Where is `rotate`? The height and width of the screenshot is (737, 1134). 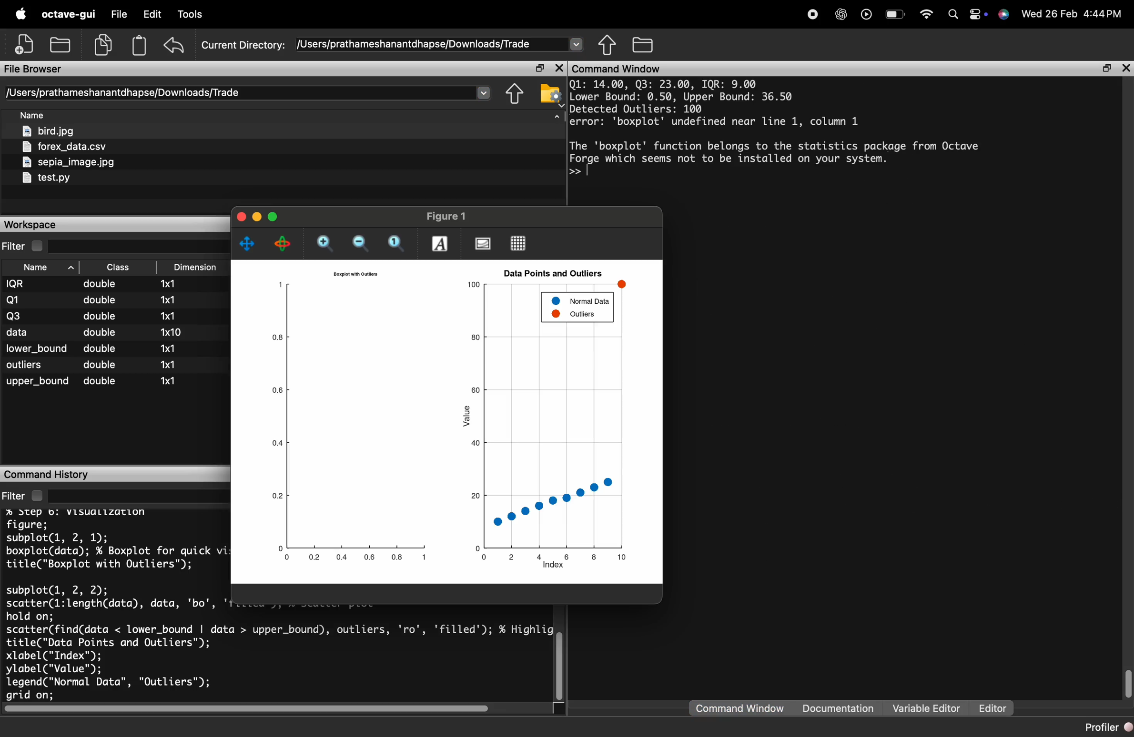 rotate is located at coordinates (283, 244).